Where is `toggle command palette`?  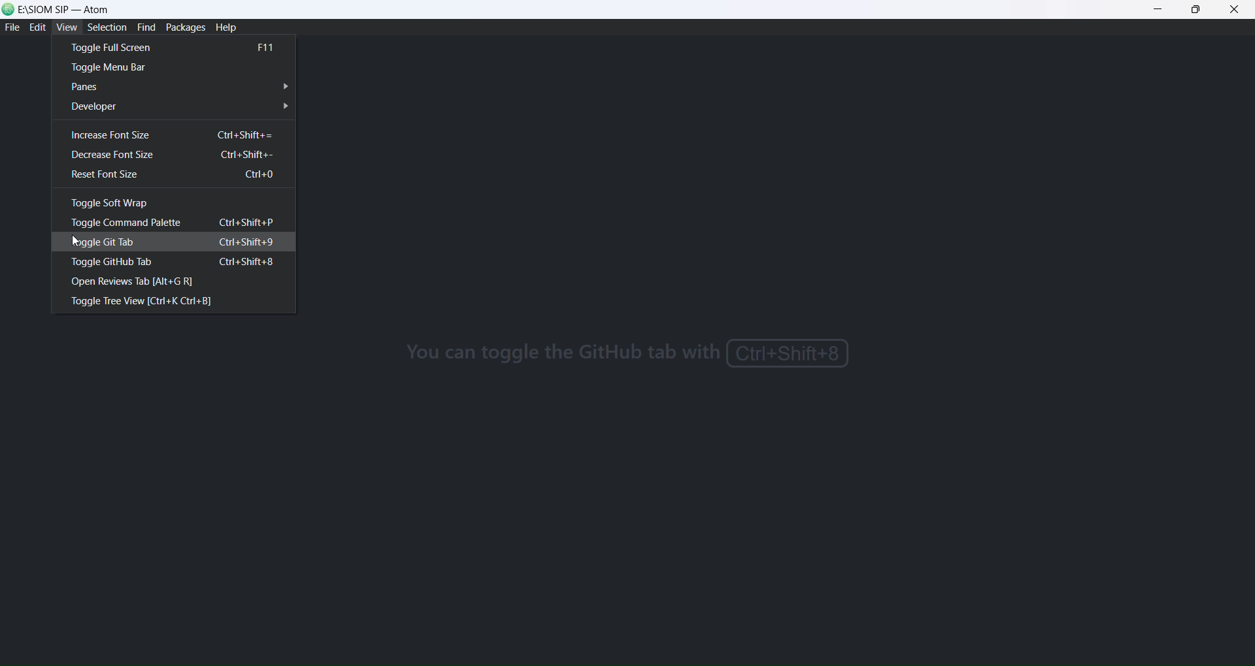
toggle command palette is located at coordinates (175, 225).